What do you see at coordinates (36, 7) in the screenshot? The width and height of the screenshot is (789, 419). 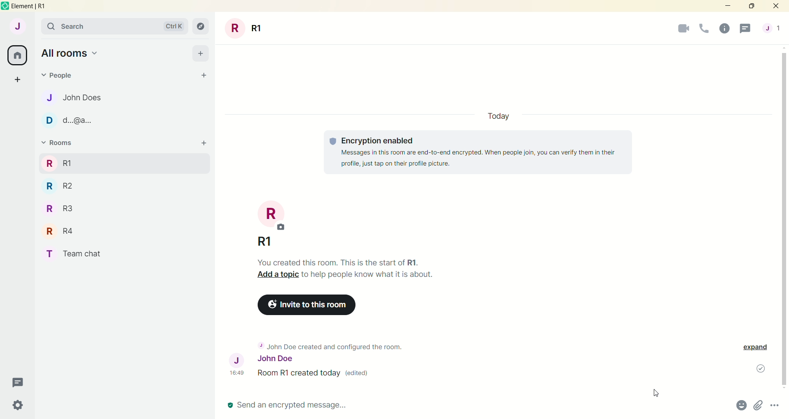 I see `element` at bounding box center [36, 7].